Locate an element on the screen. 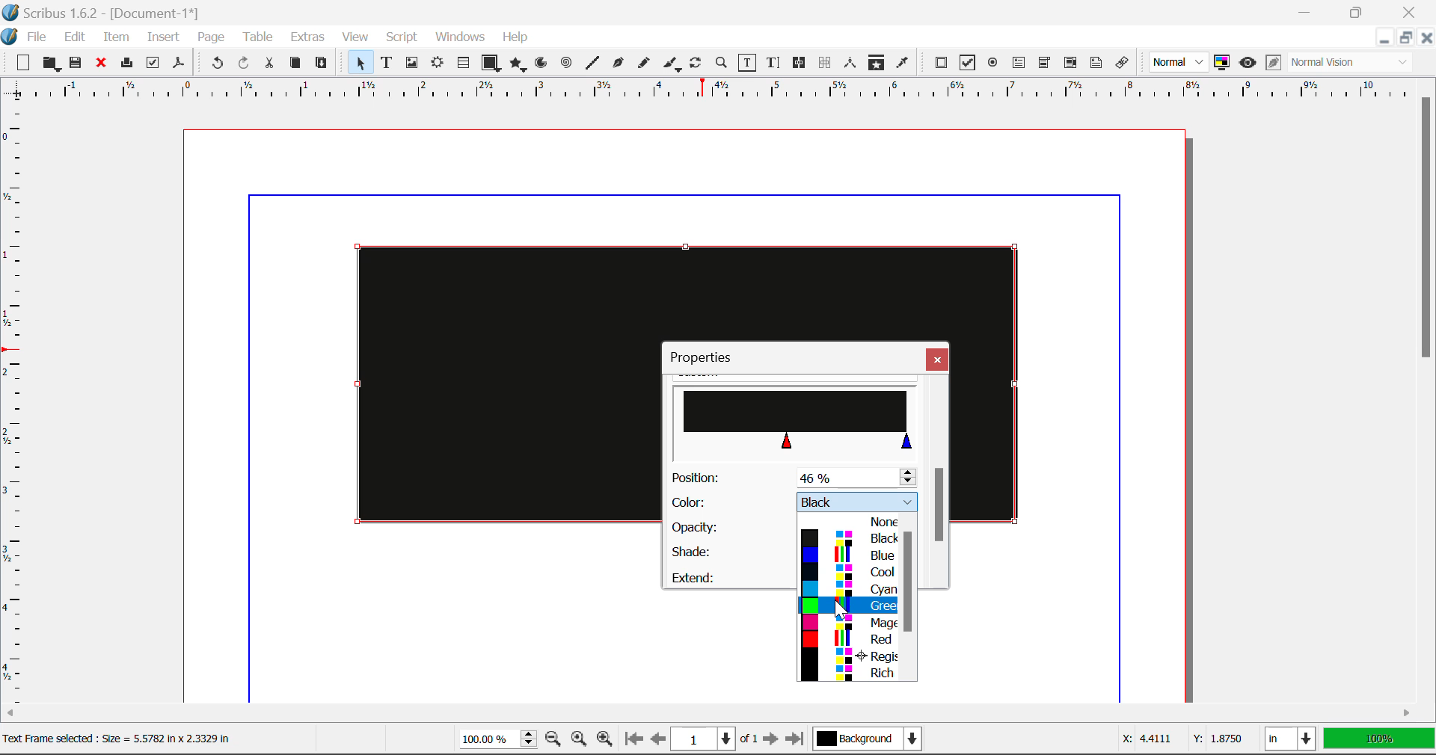 This screenshot has width=1436, height=755. Copy is located at coordinates (296, 63).